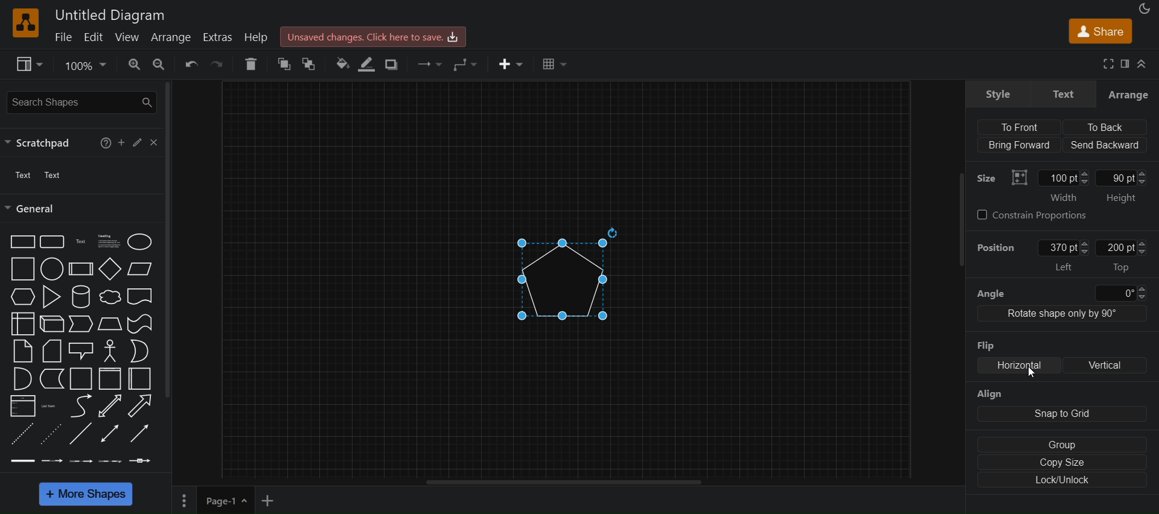 The height and width of the screenshot is (514, 1159). I want to click on Cube, so click(52, 324).